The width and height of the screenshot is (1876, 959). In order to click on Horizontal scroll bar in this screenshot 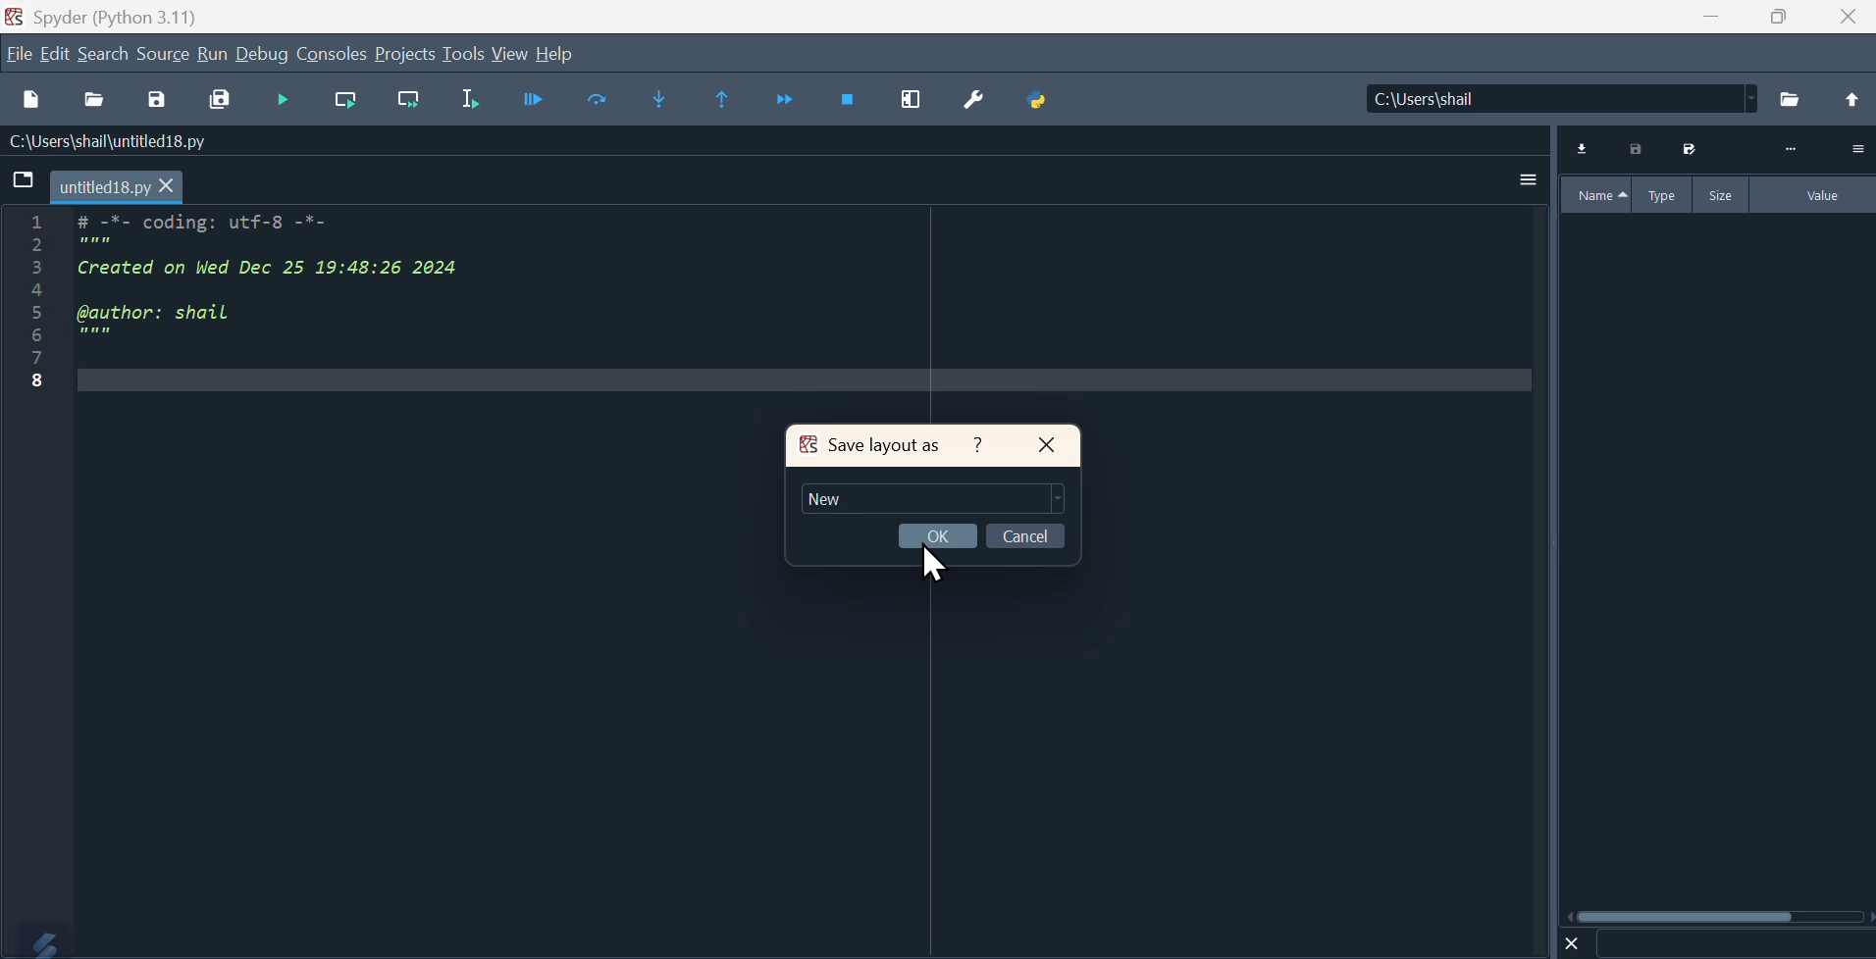, I will do `click(1720, 916)`.